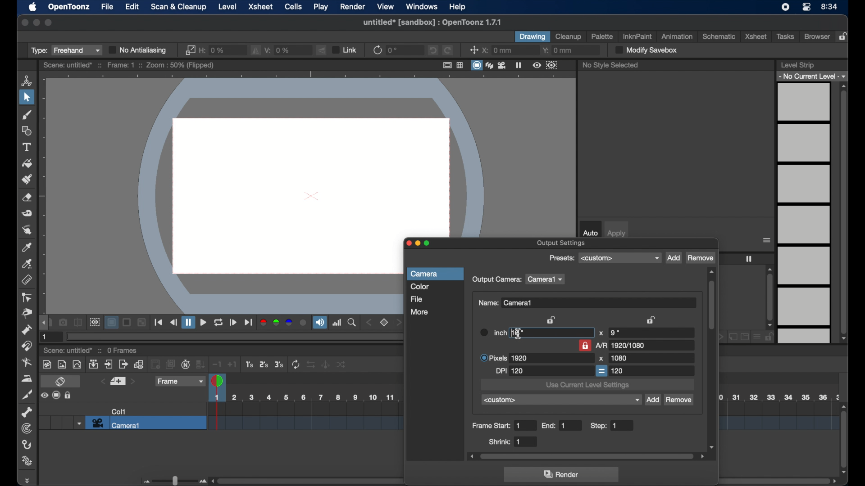 This screenshot has height=486, width=865. Describe the element at coordinates (429, 244) in the screenshot. I see `maximize` at that location.